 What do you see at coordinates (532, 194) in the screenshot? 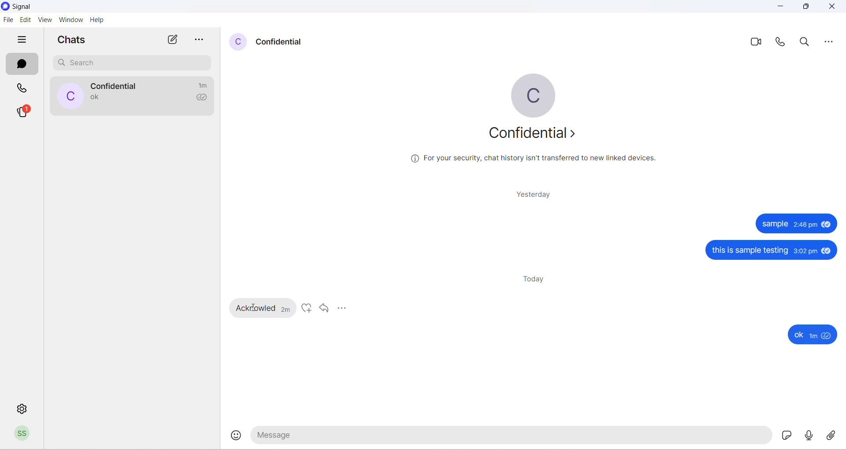
I see `yesterday heading` at bounding box center [532, 194].